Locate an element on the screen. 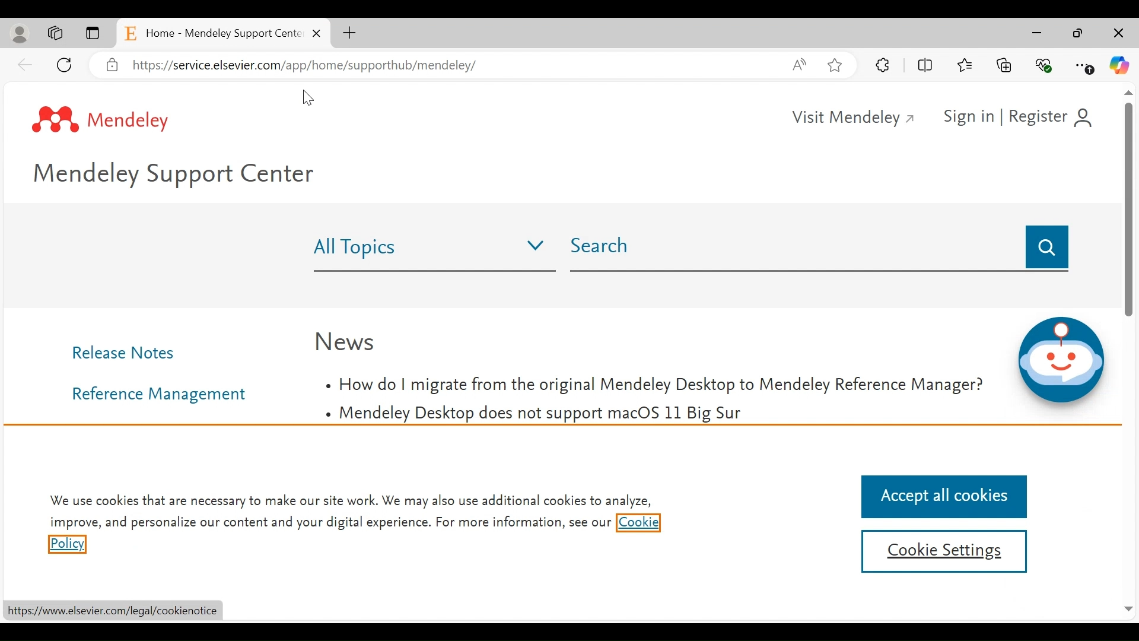  Collections is located at coordinates (1006, 64).